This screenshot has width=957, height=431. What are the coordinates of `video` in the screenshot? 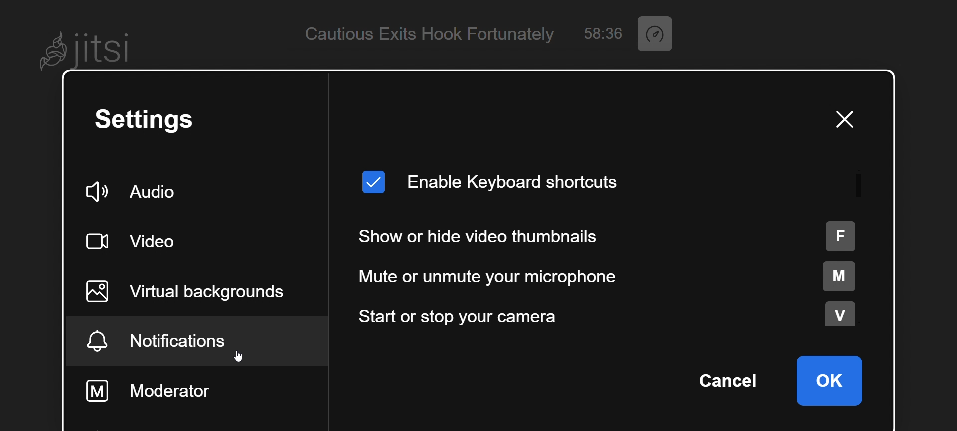 It's located at (140, 241).